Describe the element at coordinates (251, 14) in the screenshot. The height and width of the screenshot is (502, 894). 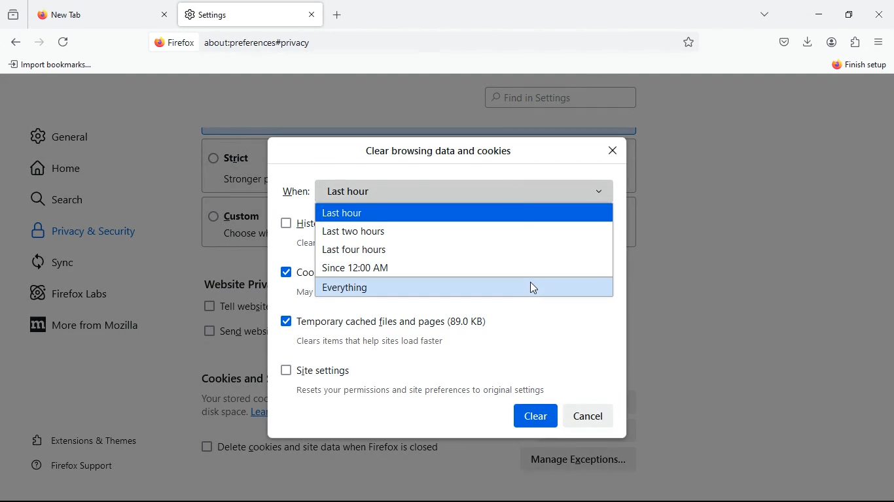
I see `tab` at that location.